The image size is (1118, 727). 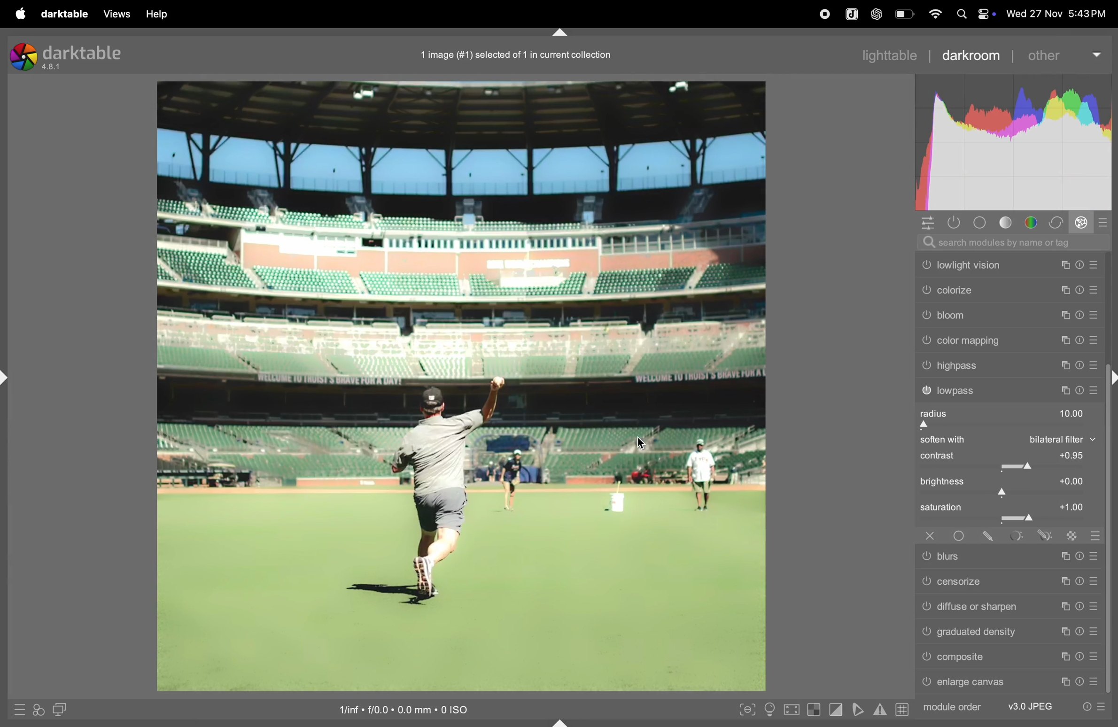 What do you see at coordinates (906, 14) in the screenshot?
I see `battery` at bounding box center [906, 14].